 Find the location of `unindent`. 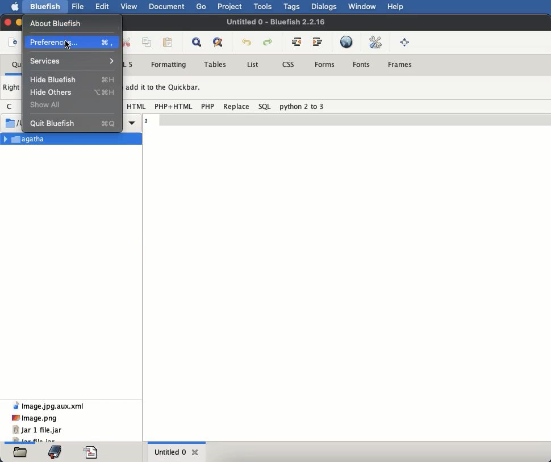

unindent is located at coordinates (296, 41).